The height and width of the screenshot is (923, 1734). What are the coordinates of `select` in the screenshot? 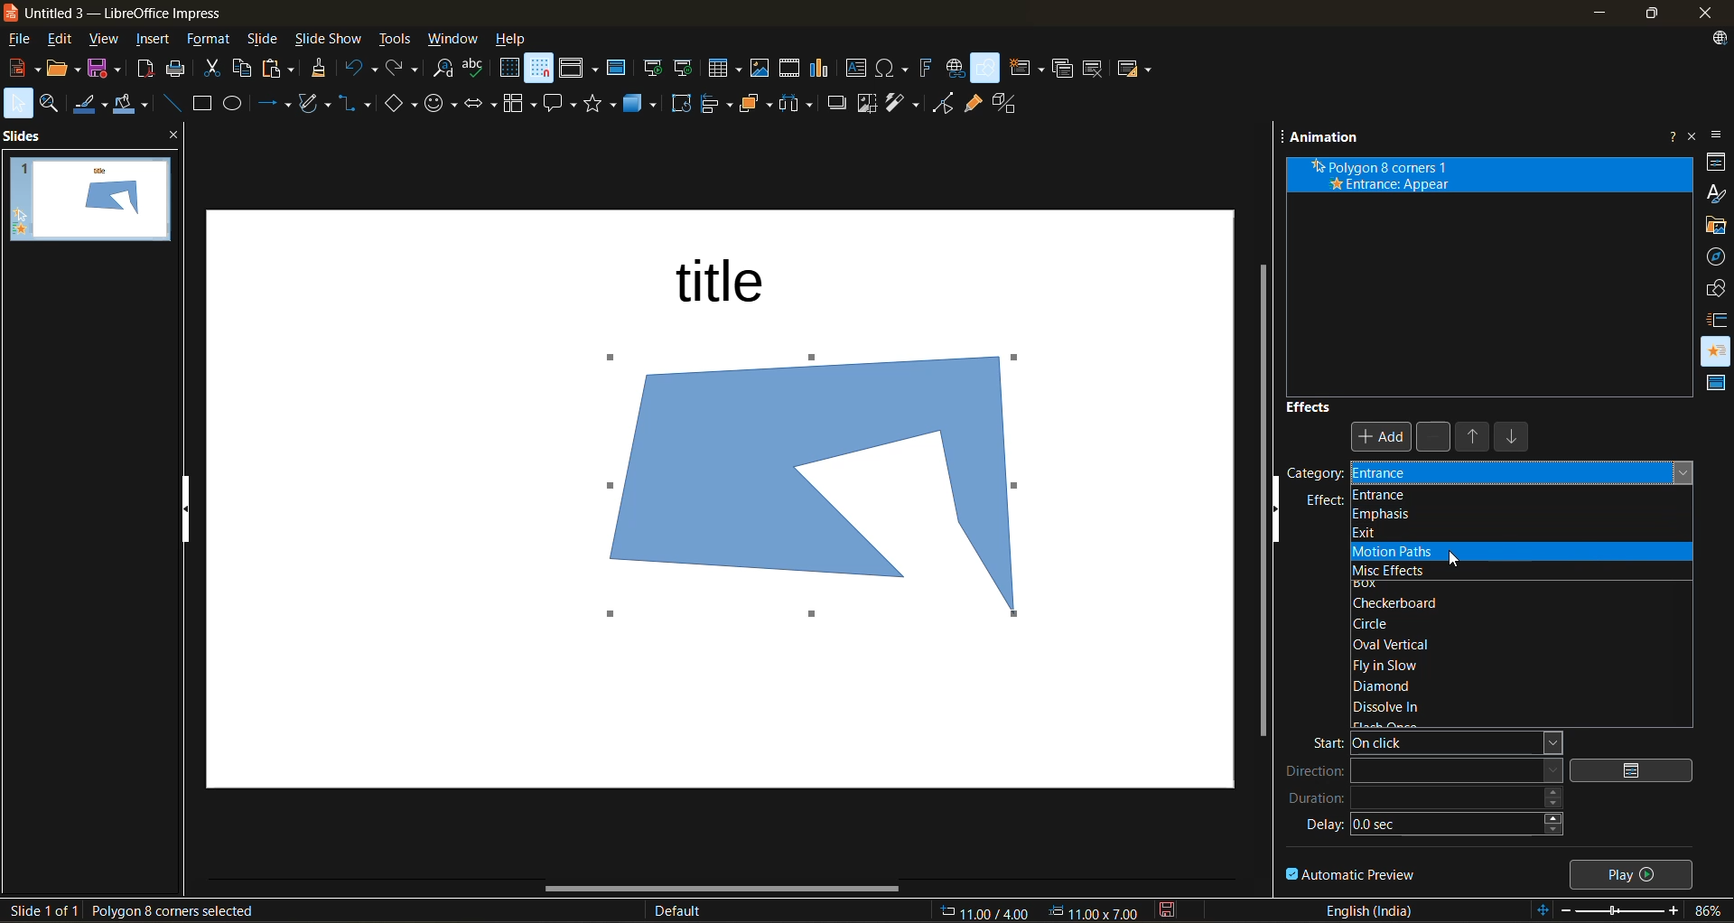 It's located at (20, 103).